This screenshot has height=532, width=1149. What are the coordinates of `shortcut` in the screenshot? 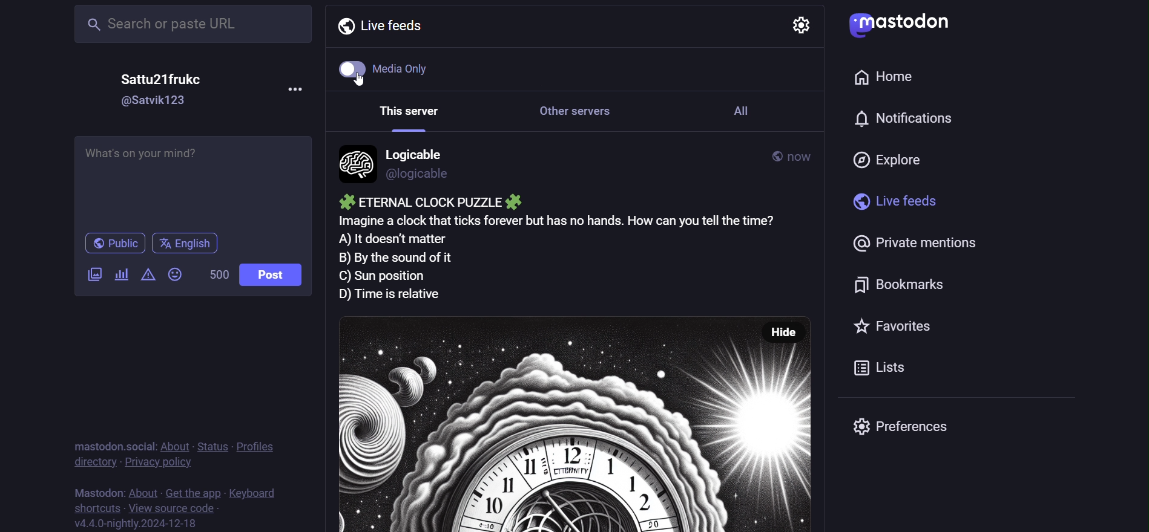 It's located at (93, 508).